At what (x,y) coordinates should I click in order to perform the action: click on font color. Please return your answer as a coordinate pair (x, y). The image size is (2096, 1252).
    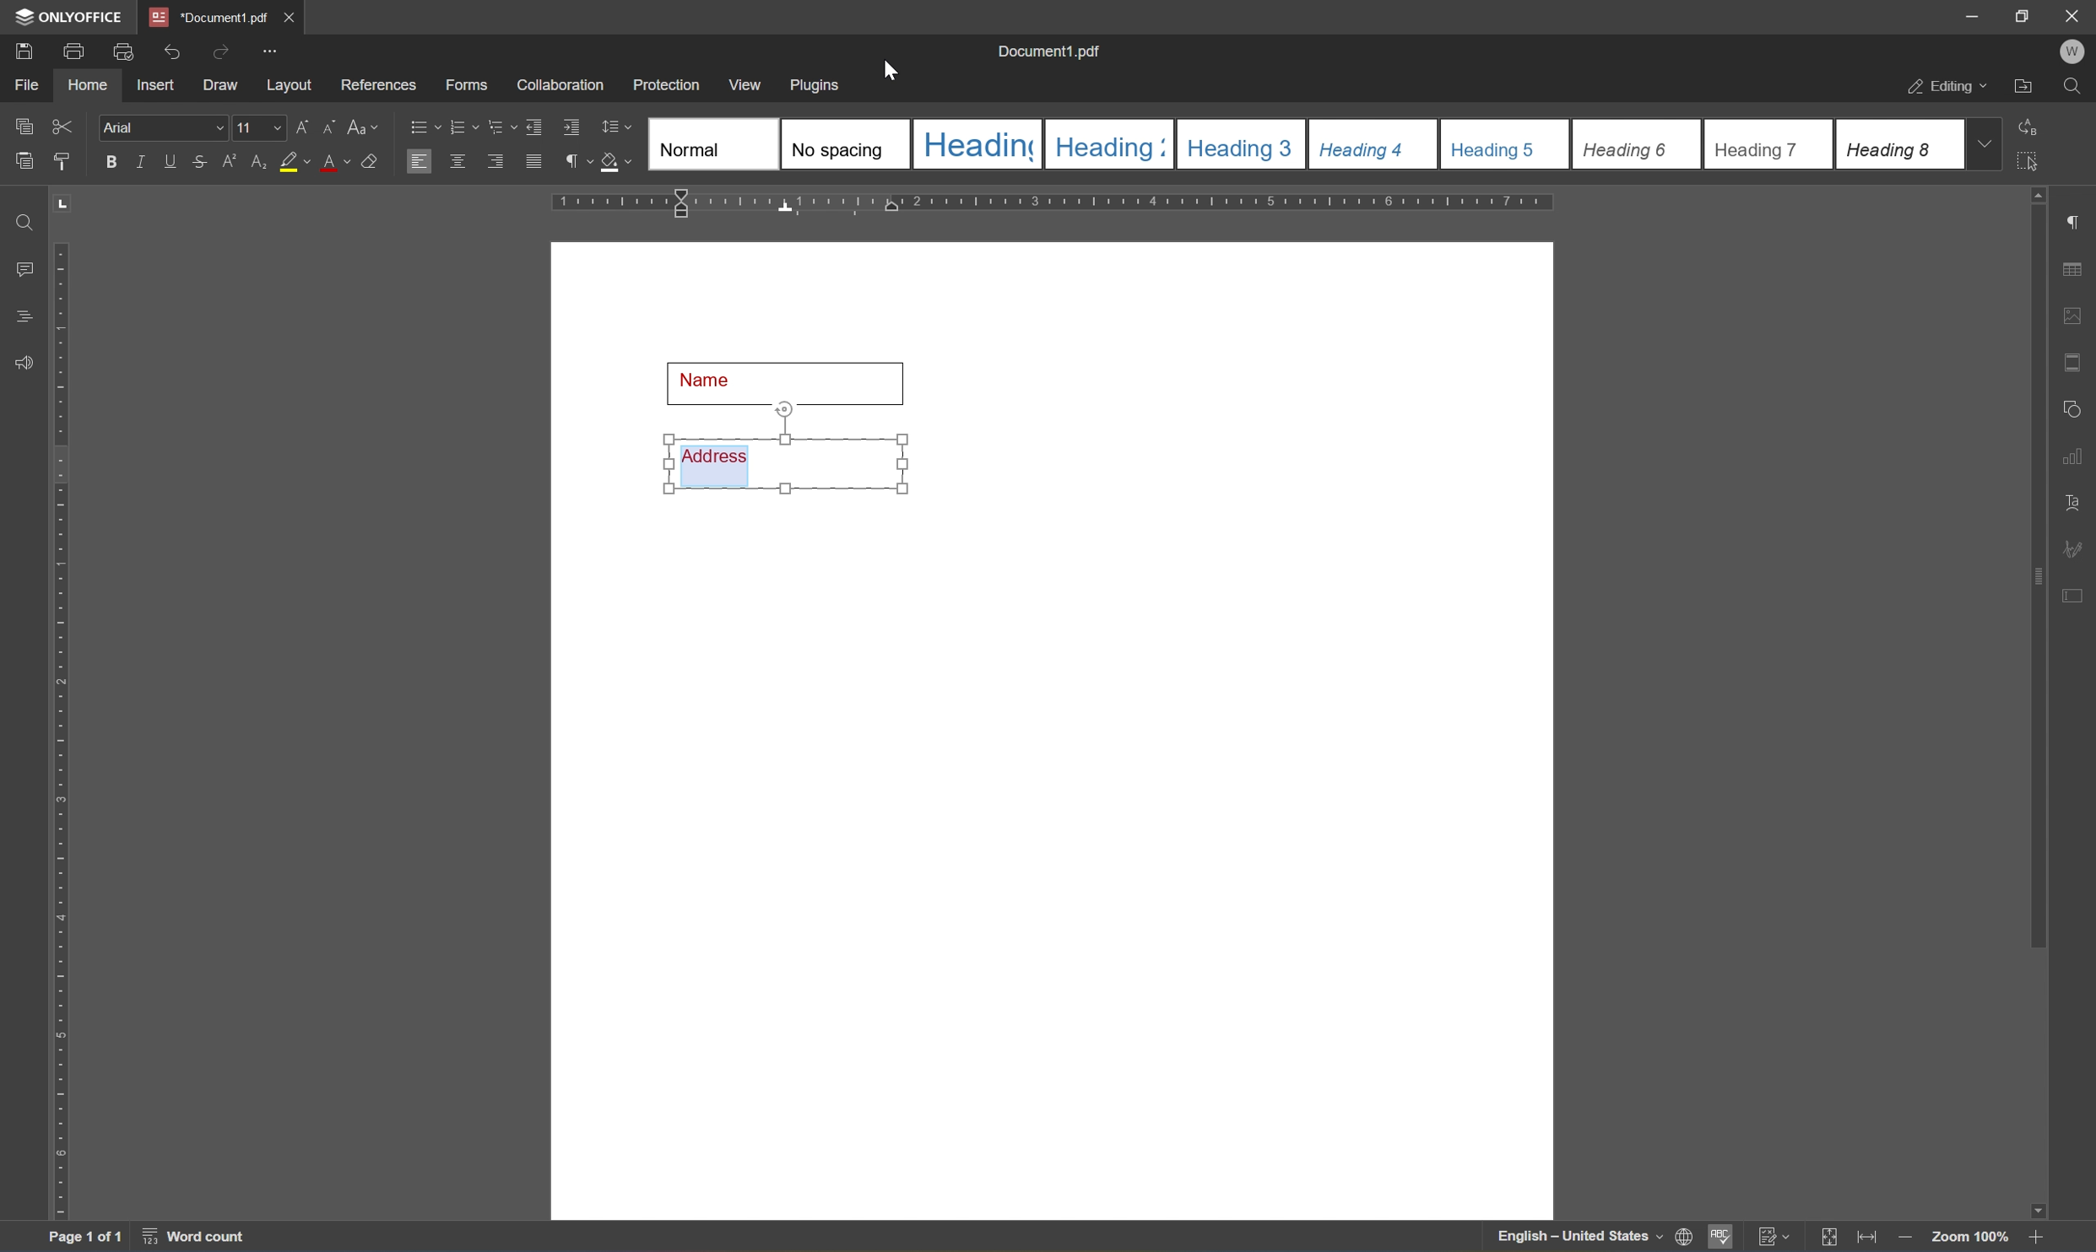
    Looking at the image, I should click on (334, 163).